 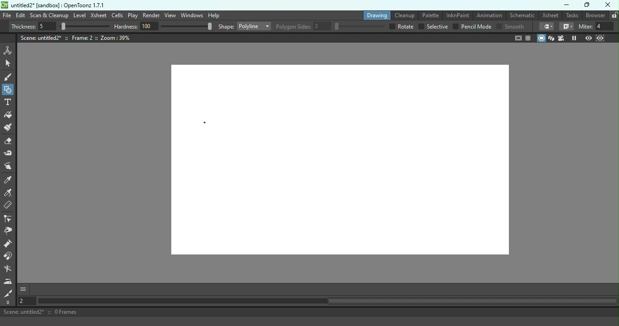 I want to click on fill tool, so click(x=546, y=27).